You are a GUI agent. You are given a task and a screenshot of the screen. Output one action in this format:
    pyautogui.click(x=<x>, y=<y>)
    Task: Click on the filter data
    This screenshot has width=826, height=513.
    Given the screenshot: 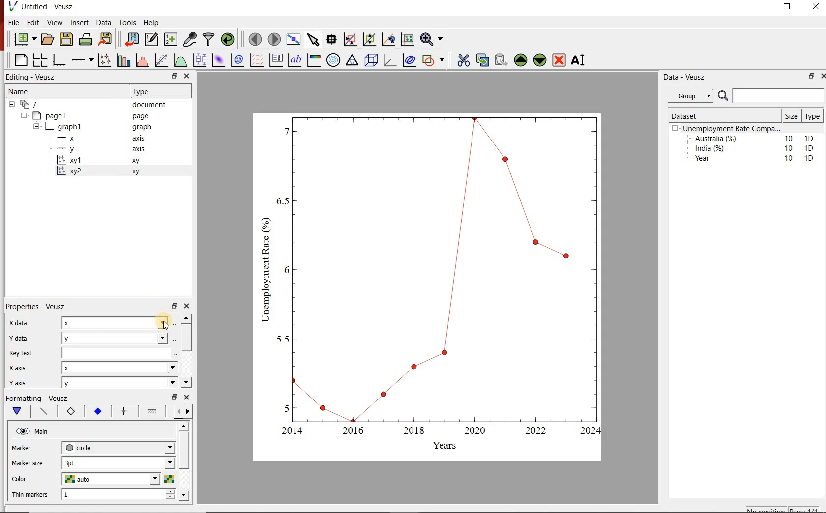 What is the action you would take?
    pyautogui.click(x=208, y=39)
    